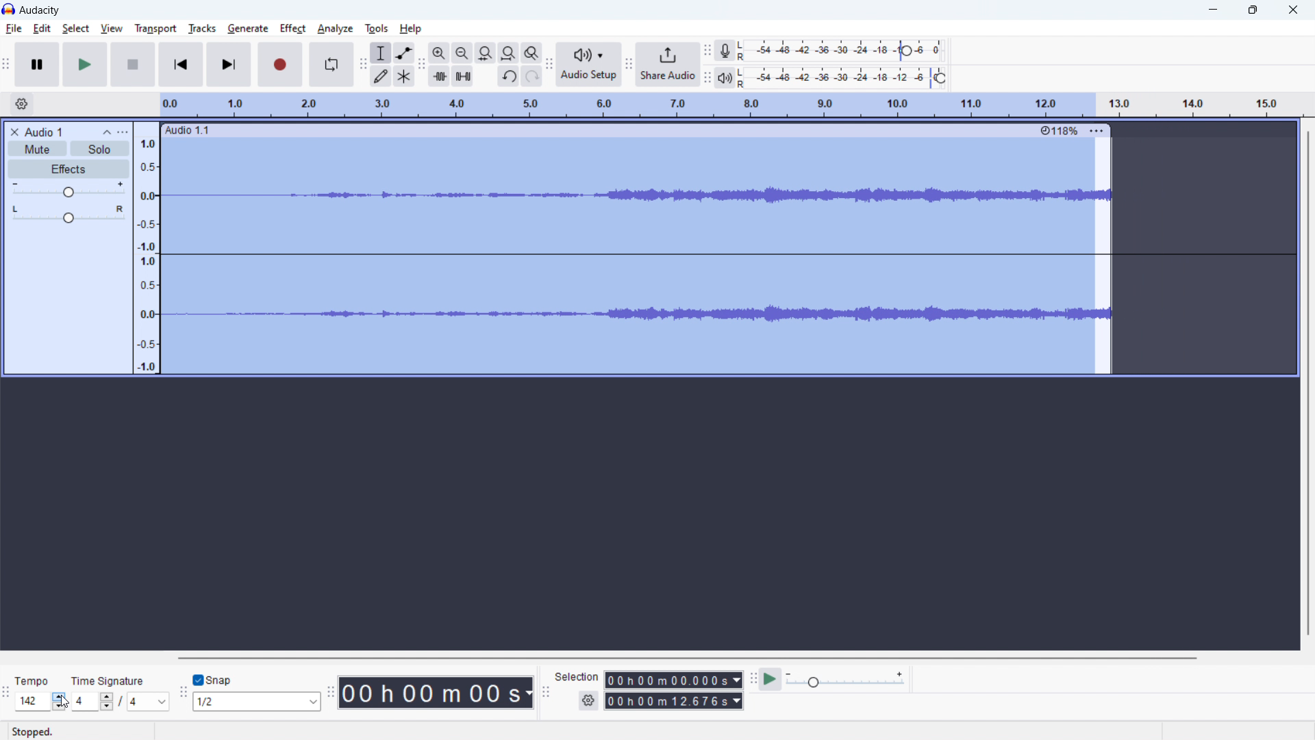  What do you see at coordinates (107, 131) in the screenshot?
I see `collapse` at bounding box center [107, 131].